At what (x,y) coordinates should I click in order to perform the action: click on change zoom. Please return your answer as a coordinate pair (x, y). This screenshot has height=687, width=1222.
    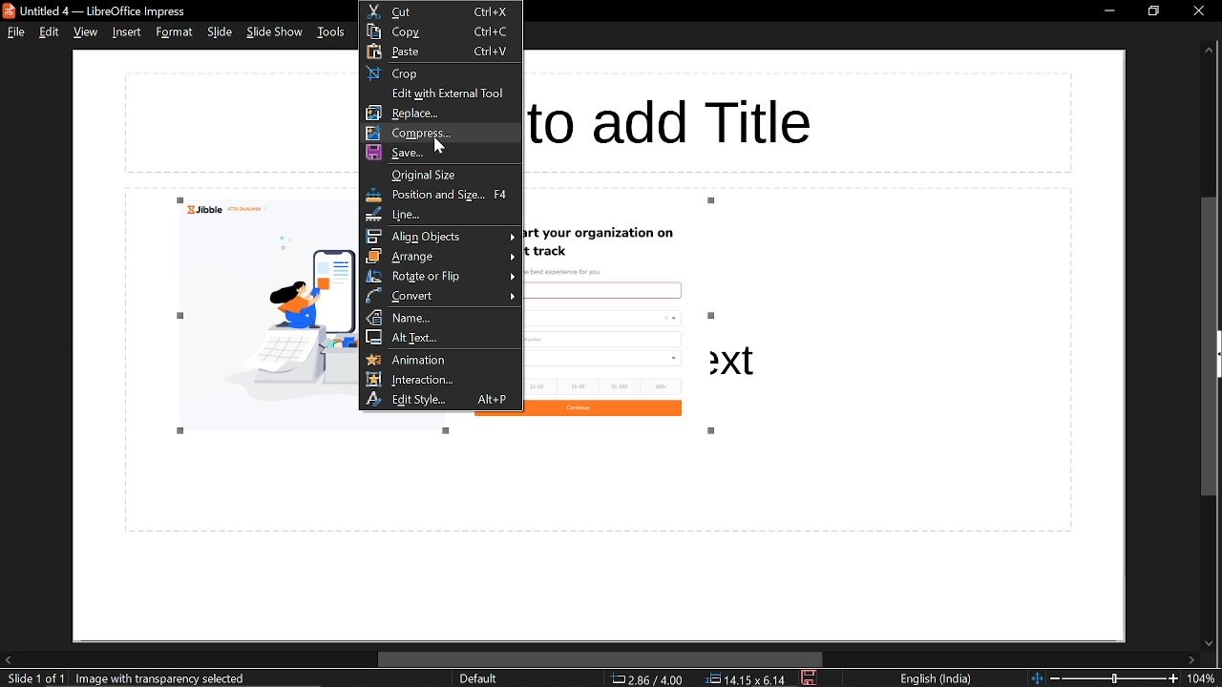
    Looking at the image, I should click on (1105, 678).